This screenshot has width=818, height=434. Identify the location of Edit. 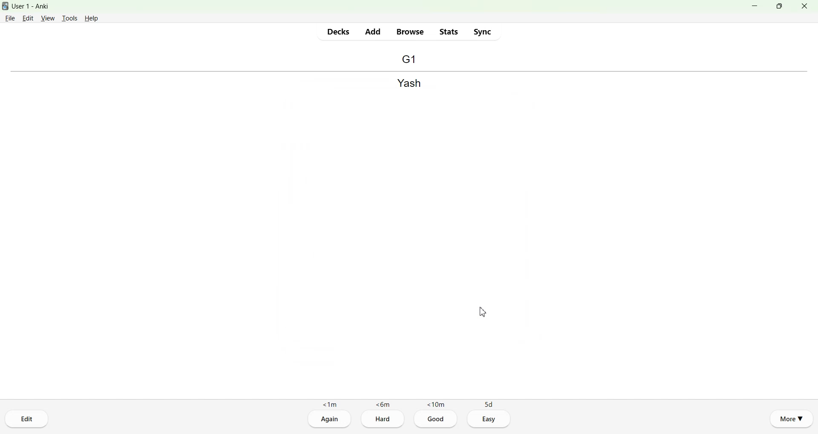
(27, 419).